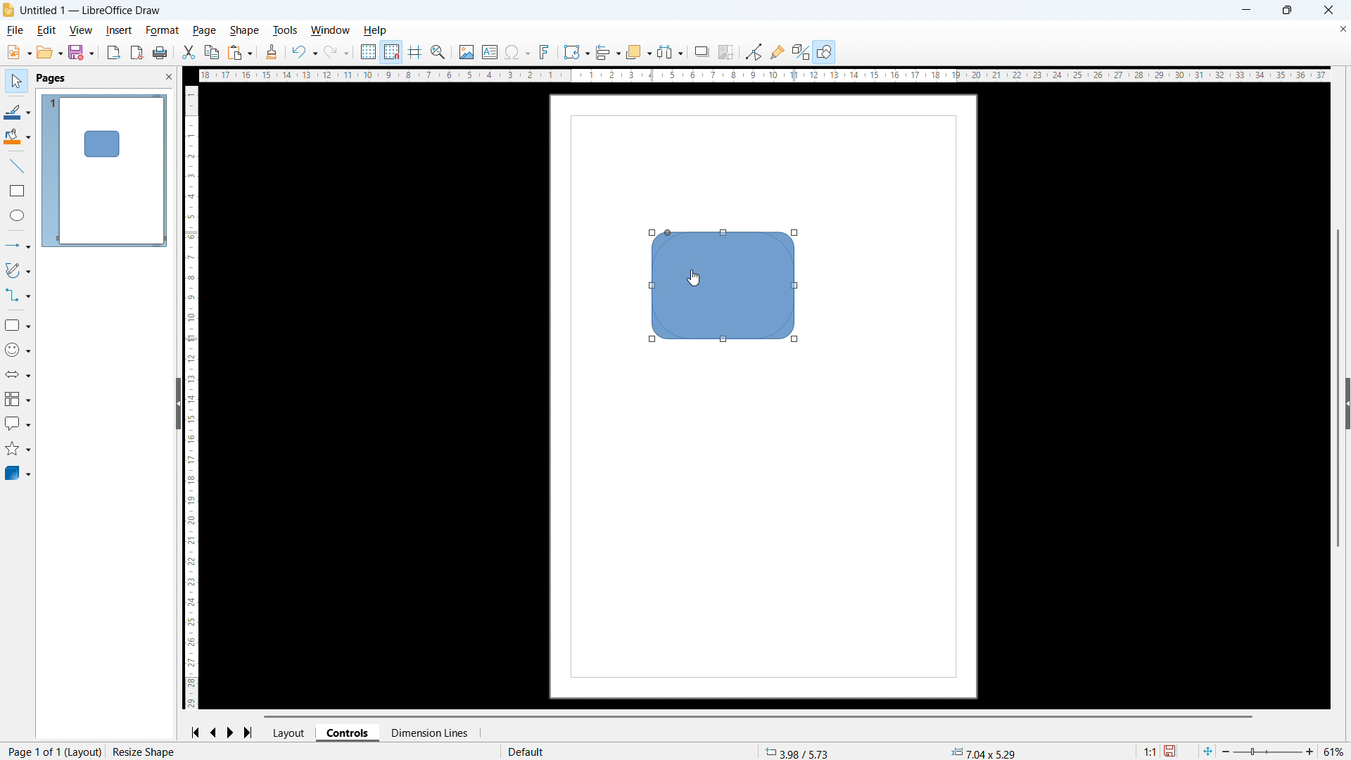  What do you see at coordinates (251, 733) in the screenshot?
I see `last page` at bounding box center [251, 733].